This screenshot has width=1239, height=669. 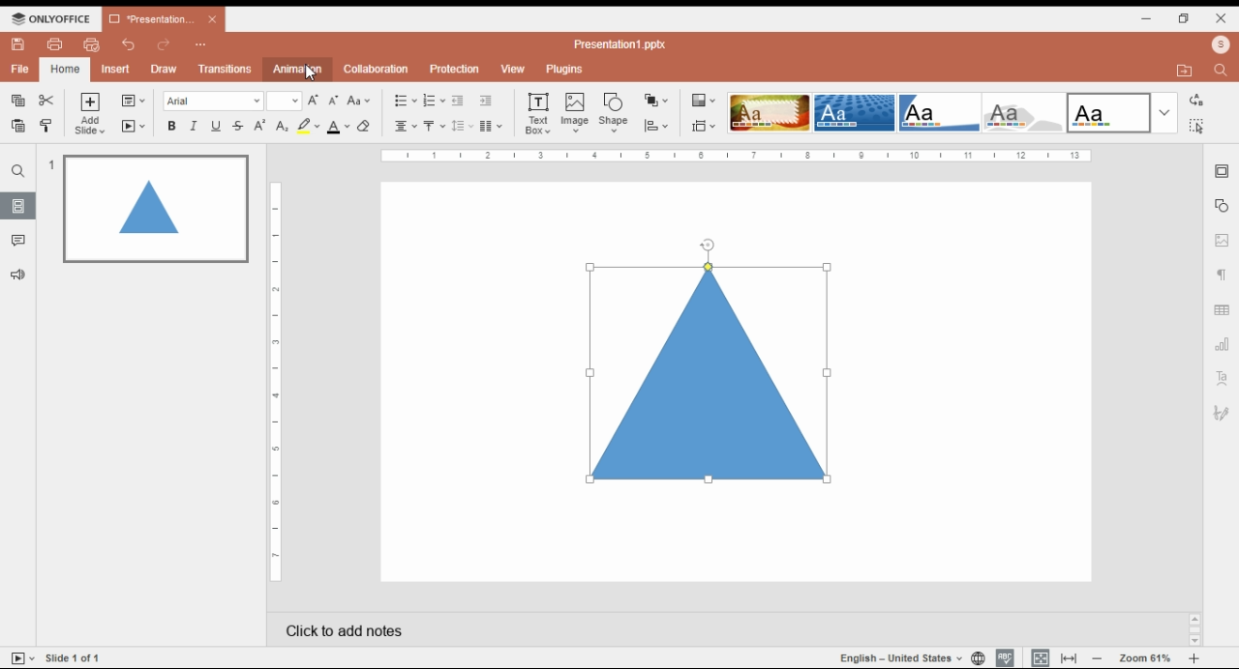 What do you see at coordinates (50, 18) in the screenshot?
I see `icon and menu button` at bounding box center [50, 18].